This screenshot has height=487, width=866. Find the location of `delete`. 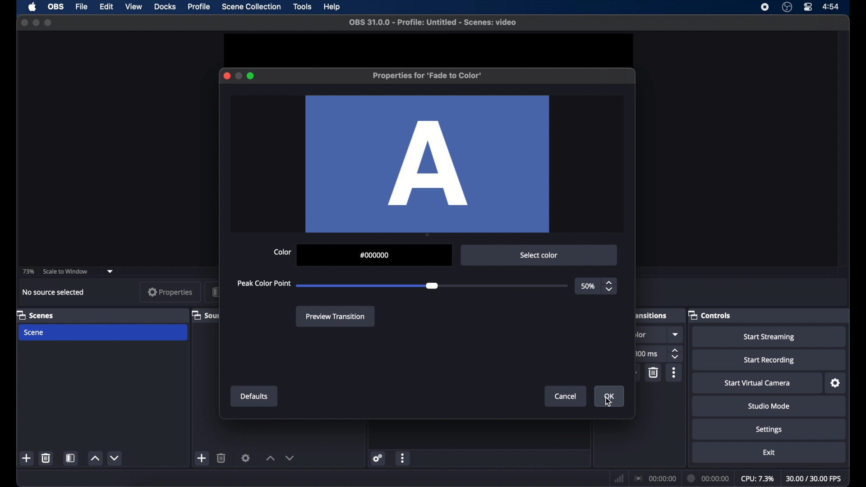

delete is located at coordinates (221, 458).